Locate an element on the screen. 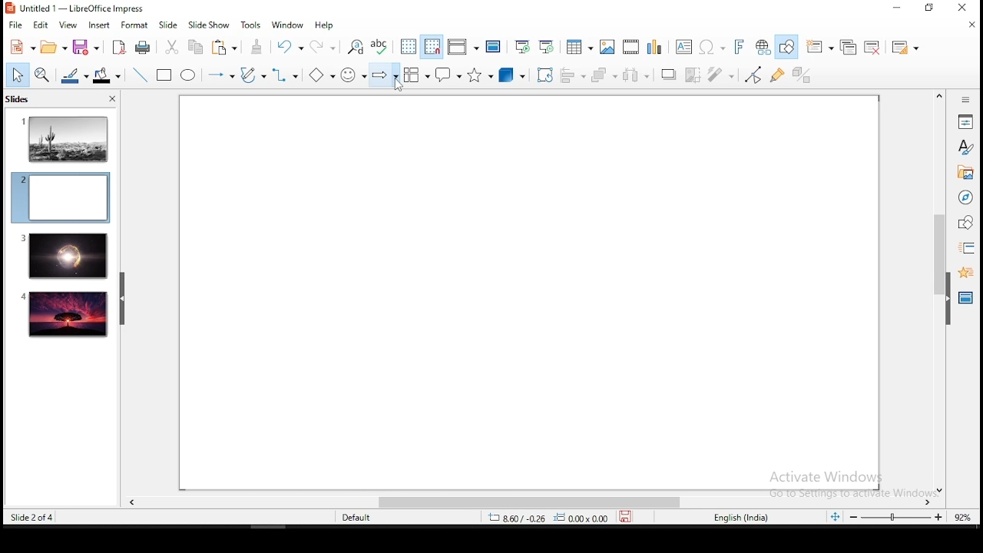 This screenshot has height=553, width=983. crop tool is located at coordinates (545, 75).